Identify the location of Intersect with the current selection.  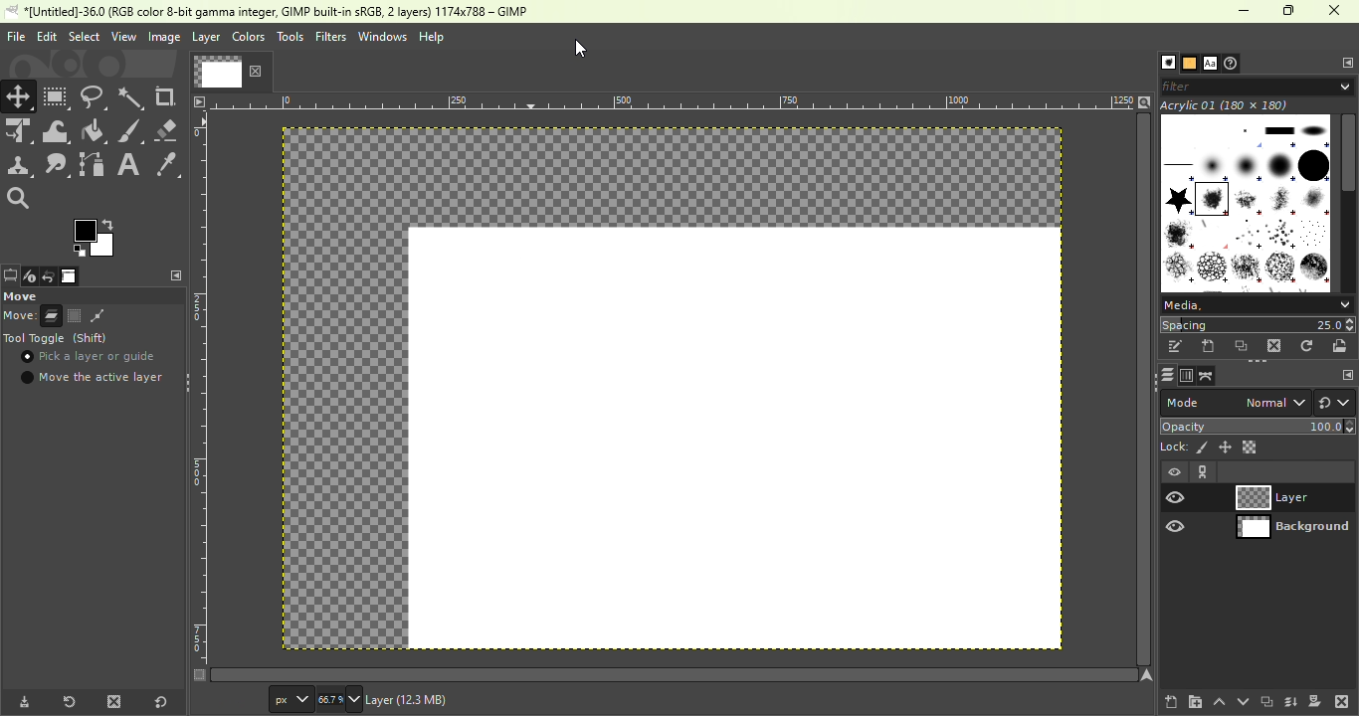
(125, 315).